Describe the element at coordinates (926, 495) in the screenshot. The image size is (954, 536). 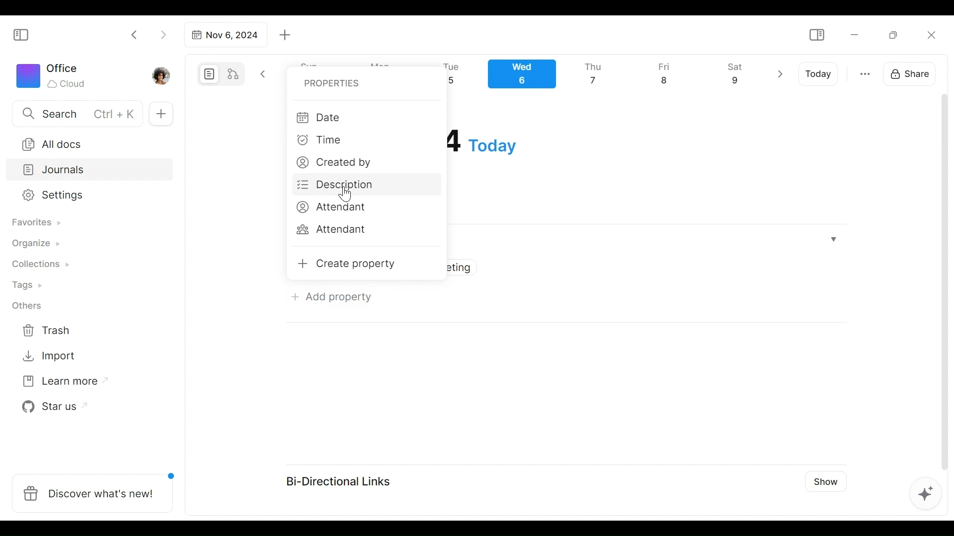
I see `AFFiNE AI` at that location.